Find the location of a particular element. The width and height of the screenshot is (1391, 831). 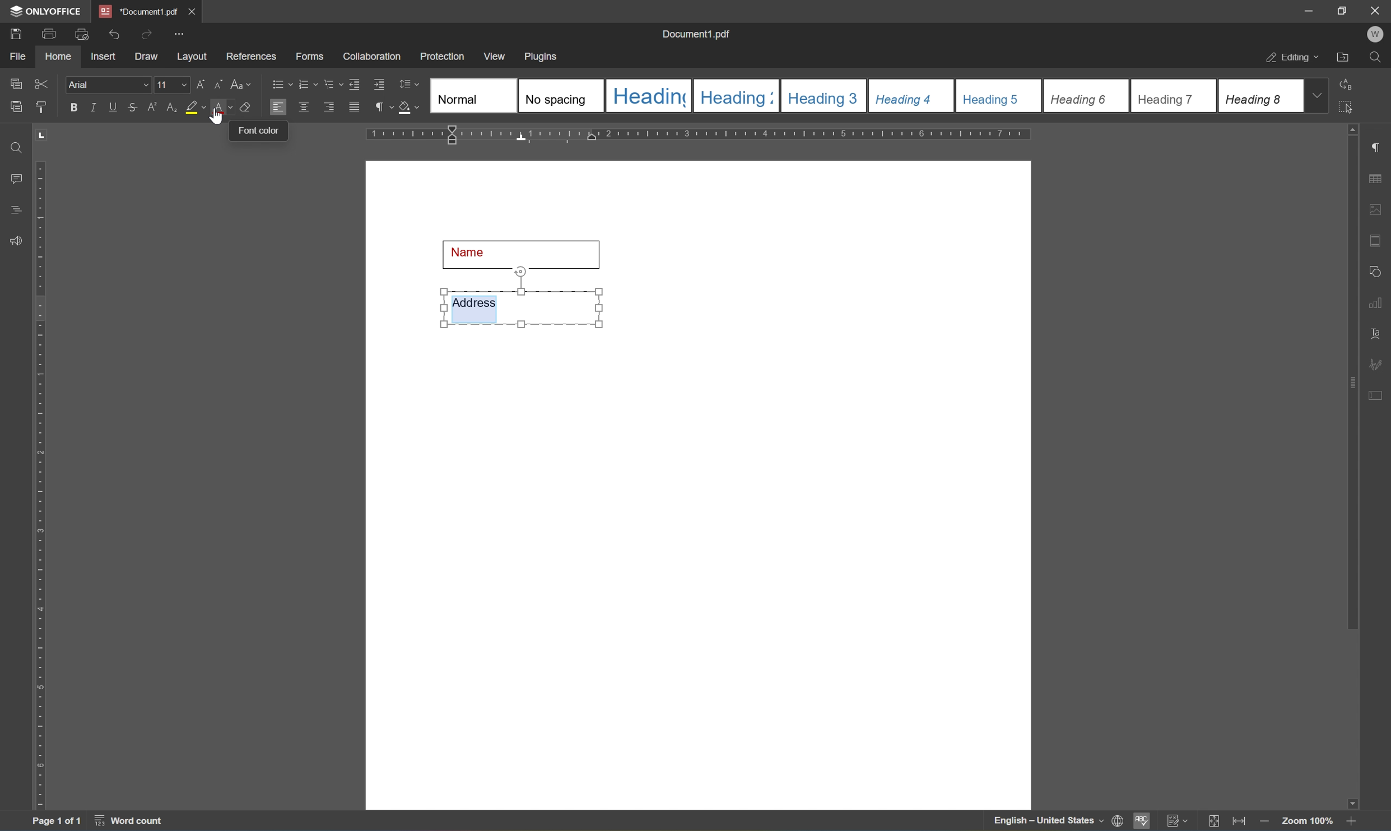

protection is located at coordinates (444, 55).